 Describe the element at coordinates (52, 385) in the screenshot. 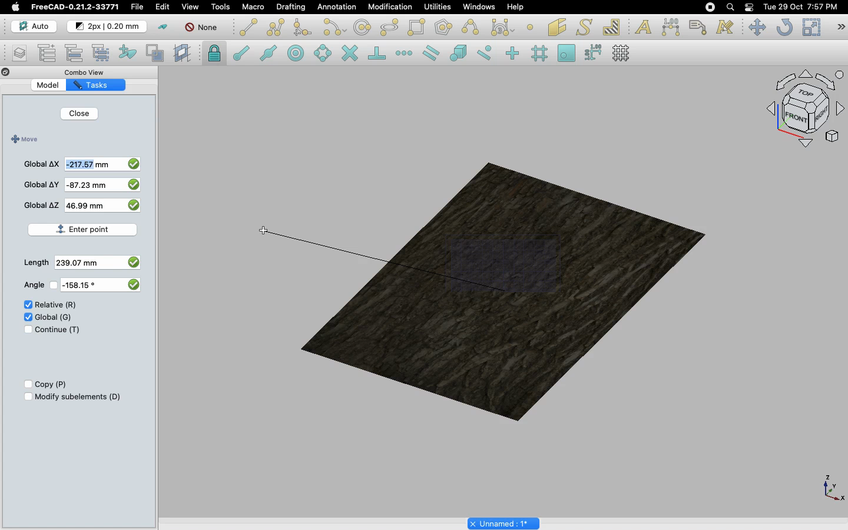

I see `Copy` at that location.